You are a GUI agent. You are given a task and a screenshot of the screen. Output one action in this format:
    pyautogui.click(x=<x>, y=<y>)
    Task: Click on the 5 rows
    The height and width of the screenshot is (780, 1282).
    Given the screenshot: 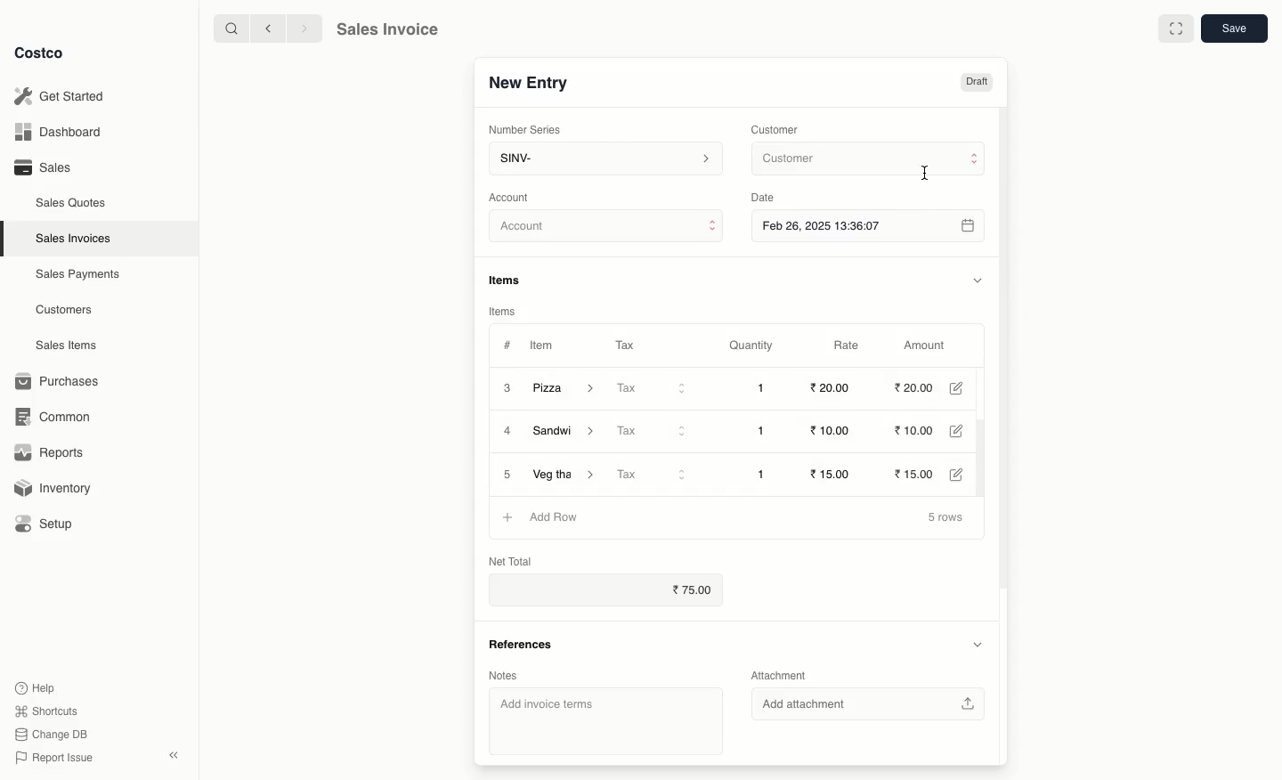 What is the action you would take?
    pyautogui.click(x=946, y=518)
    